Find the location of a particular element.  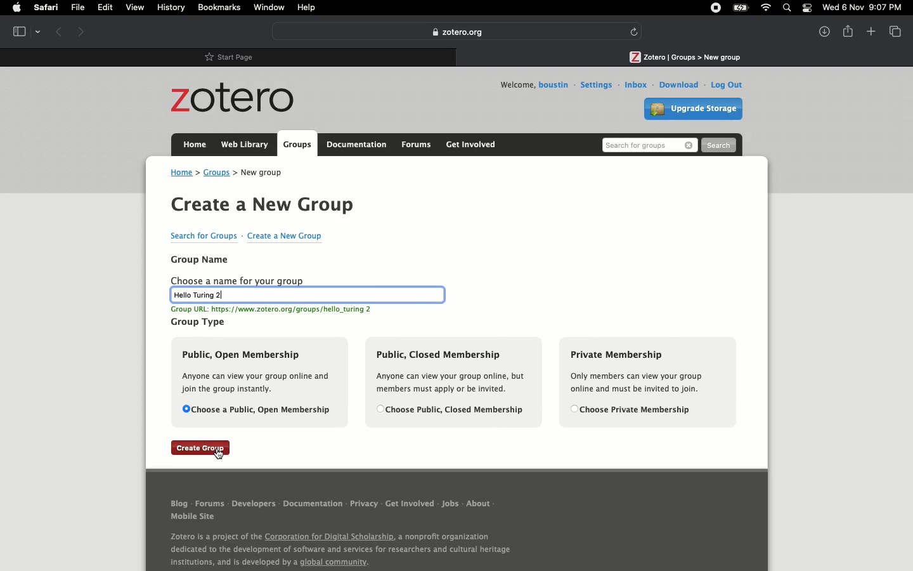

Download is located at coordinates (678, 84).